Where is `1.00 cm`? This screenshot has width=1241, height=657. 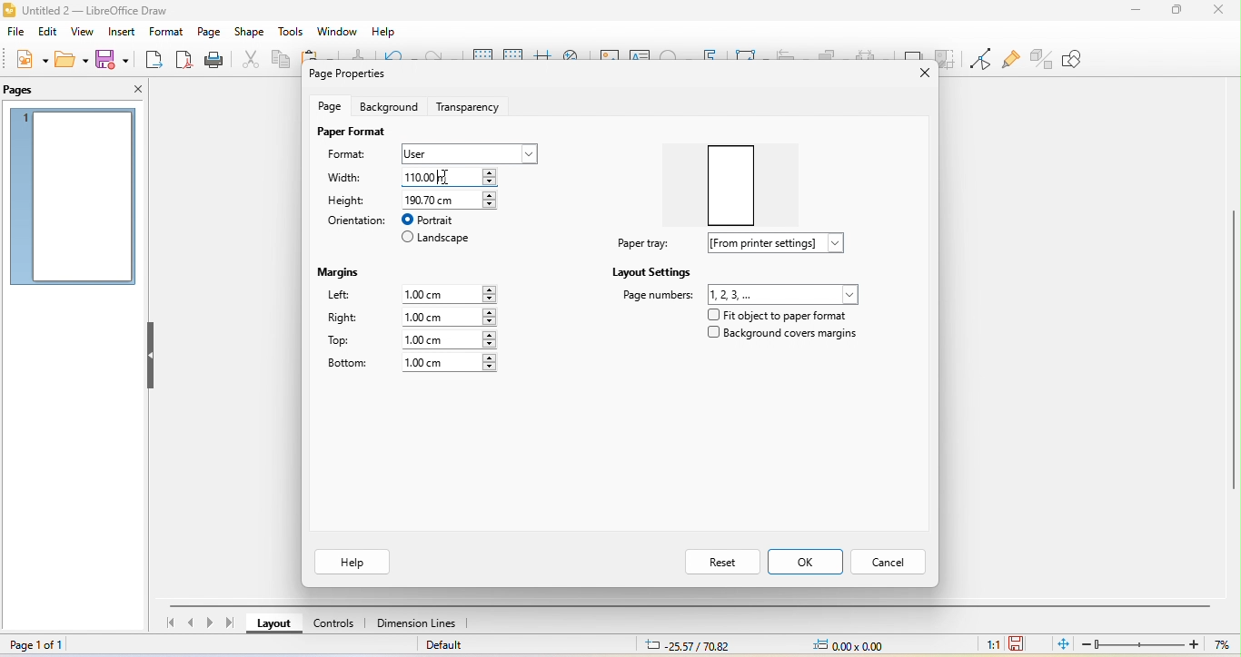 1.00 cm is located at coordinates (448, 317).